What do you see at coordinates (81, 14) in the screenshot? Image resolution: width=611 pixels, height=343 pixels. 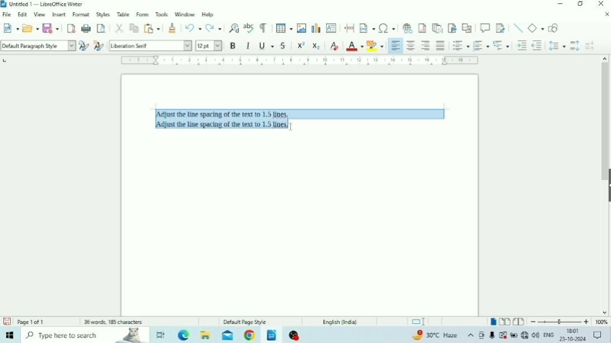 I see `Format` at bounding box center [81, 14].